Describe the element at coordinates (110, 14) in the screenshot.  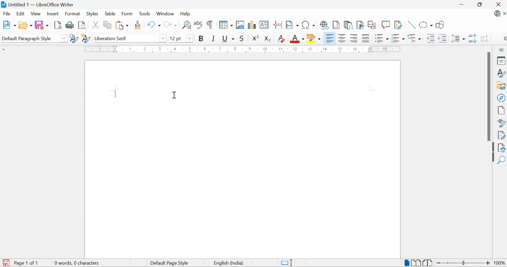
I see `Table` at that location.